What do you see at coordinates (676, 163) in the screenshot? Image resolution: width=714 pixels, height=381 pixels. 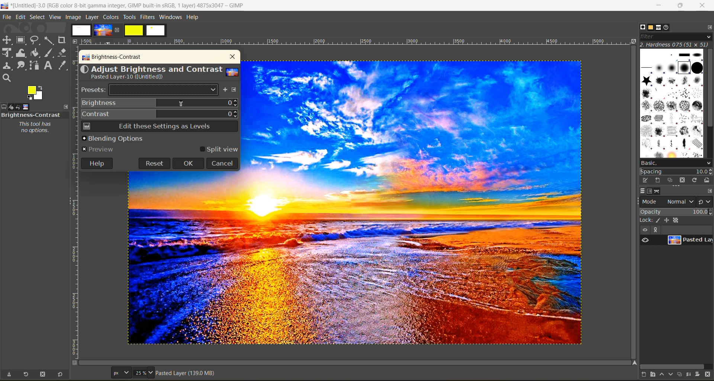 I see `basic` at bounding box center [676, 163].